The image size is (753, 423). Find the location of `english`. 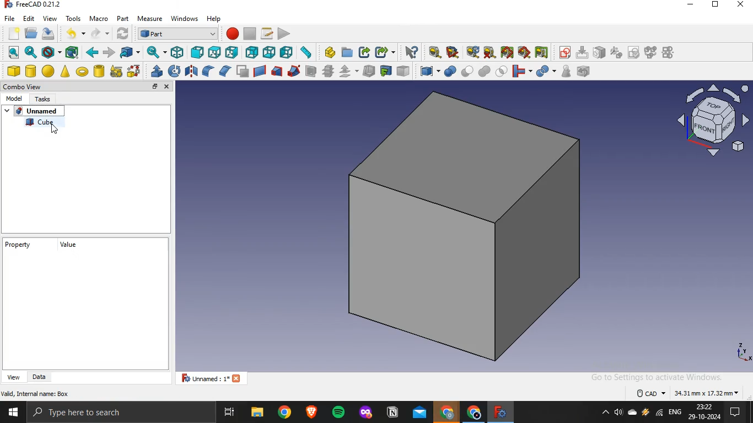

english is located at coordinates (675, 412).